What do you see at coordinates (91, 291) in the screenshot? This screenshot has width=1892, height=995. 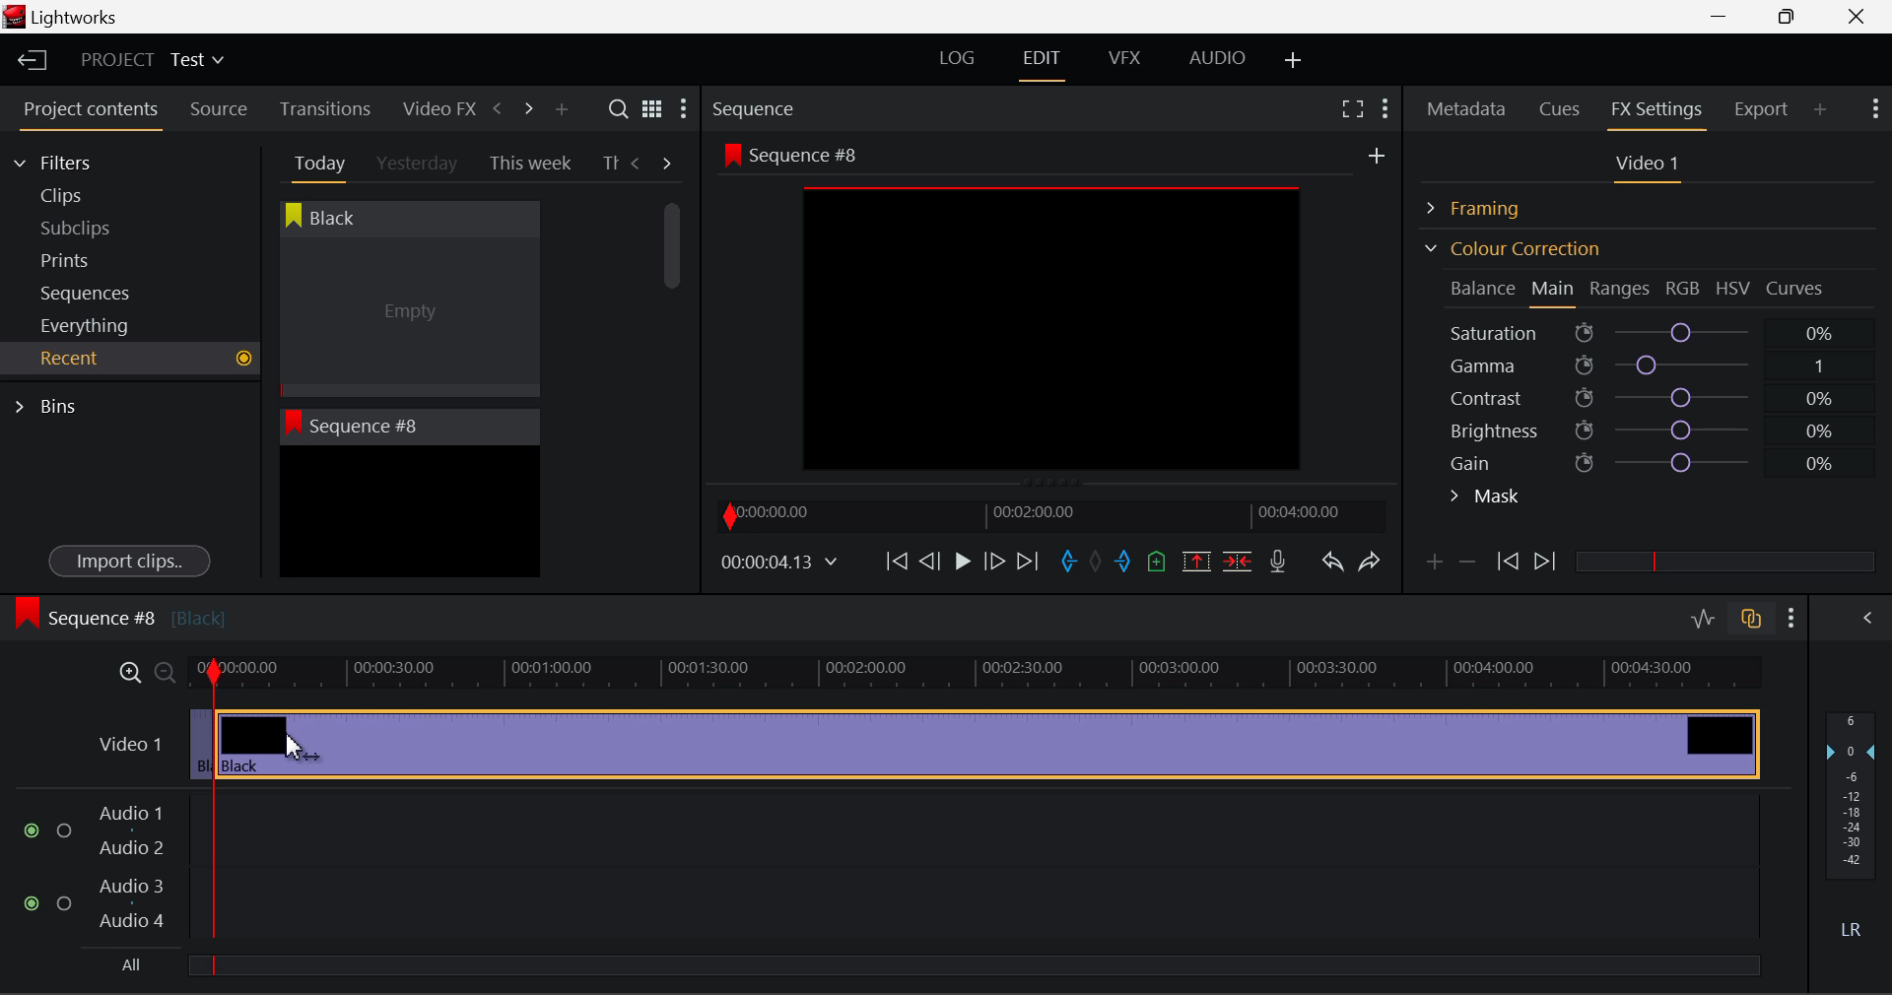 I see `Sequences` at bounding box center [91, 291].